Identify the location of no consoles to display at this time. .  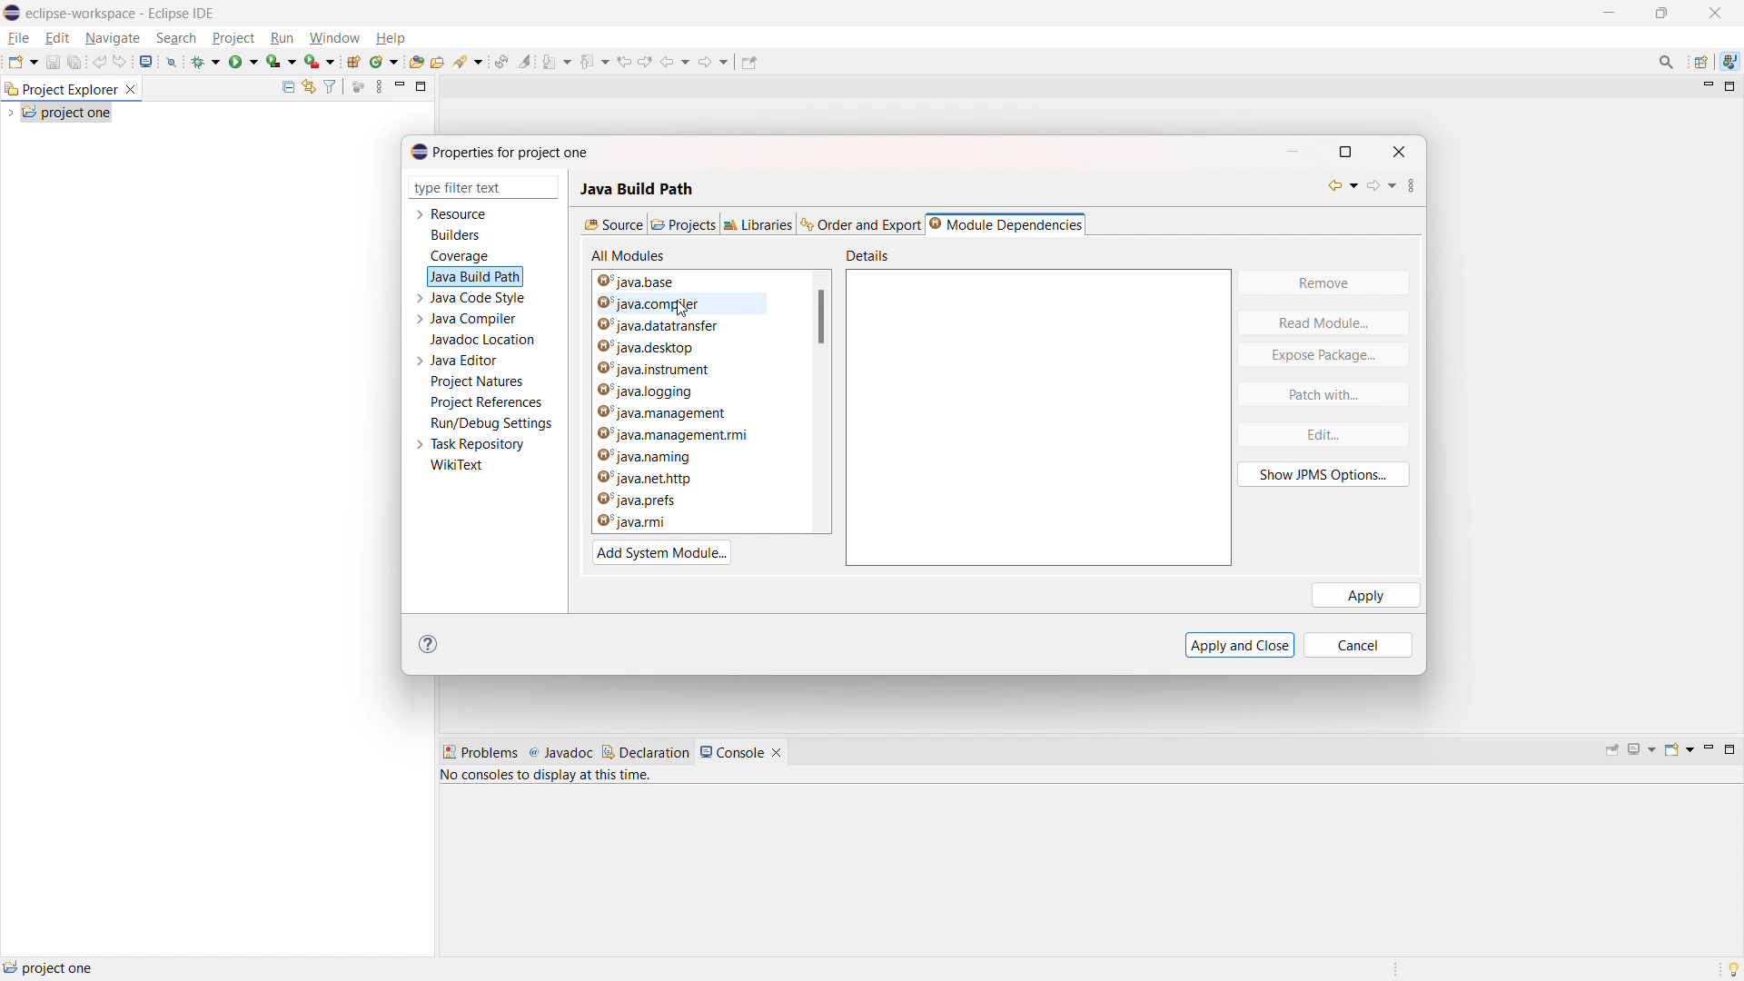
(550, 778).